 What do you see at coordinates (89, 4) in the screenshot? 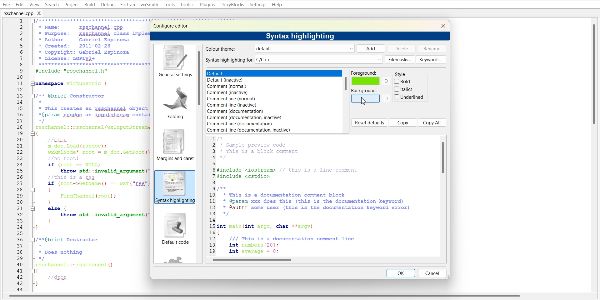
I see `Build` at bounding box center [89, 4].